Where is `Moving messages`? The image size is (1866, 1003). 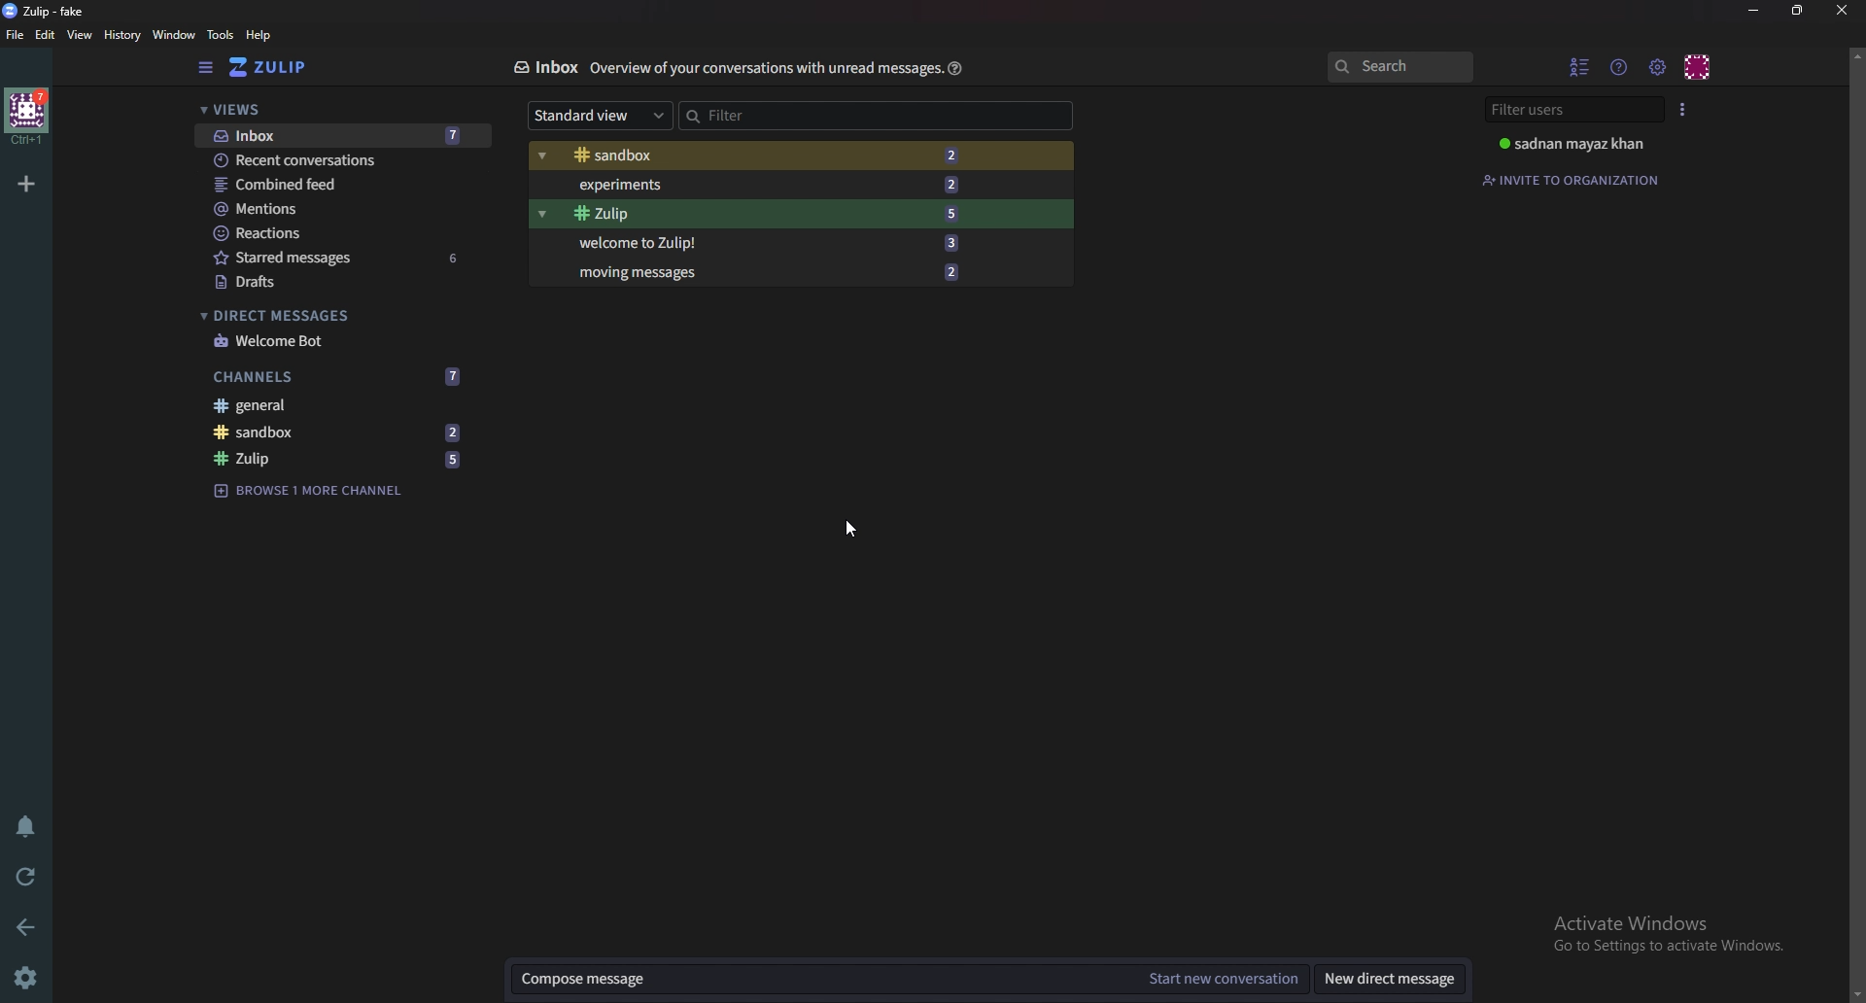 Moving messages is located at coordinates (767, 270).